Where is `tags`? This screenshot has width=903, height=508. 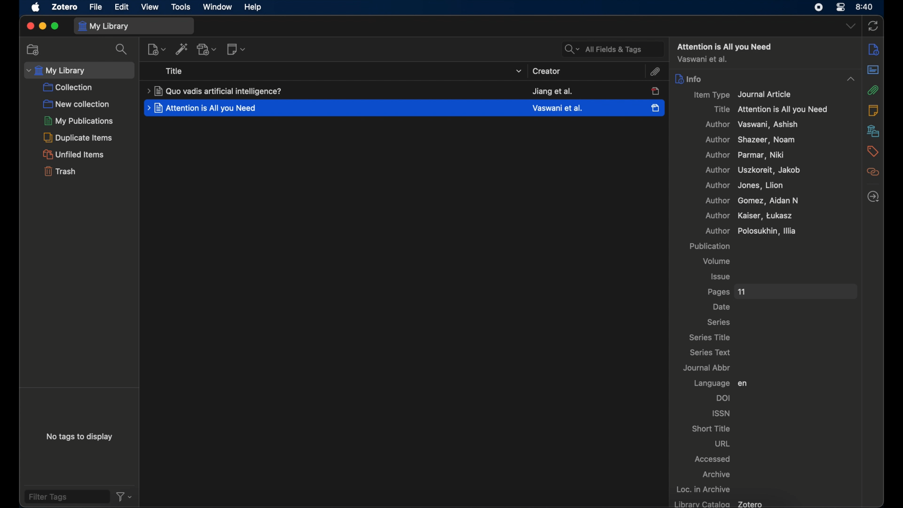
tags is located at coordinates (872, 151).